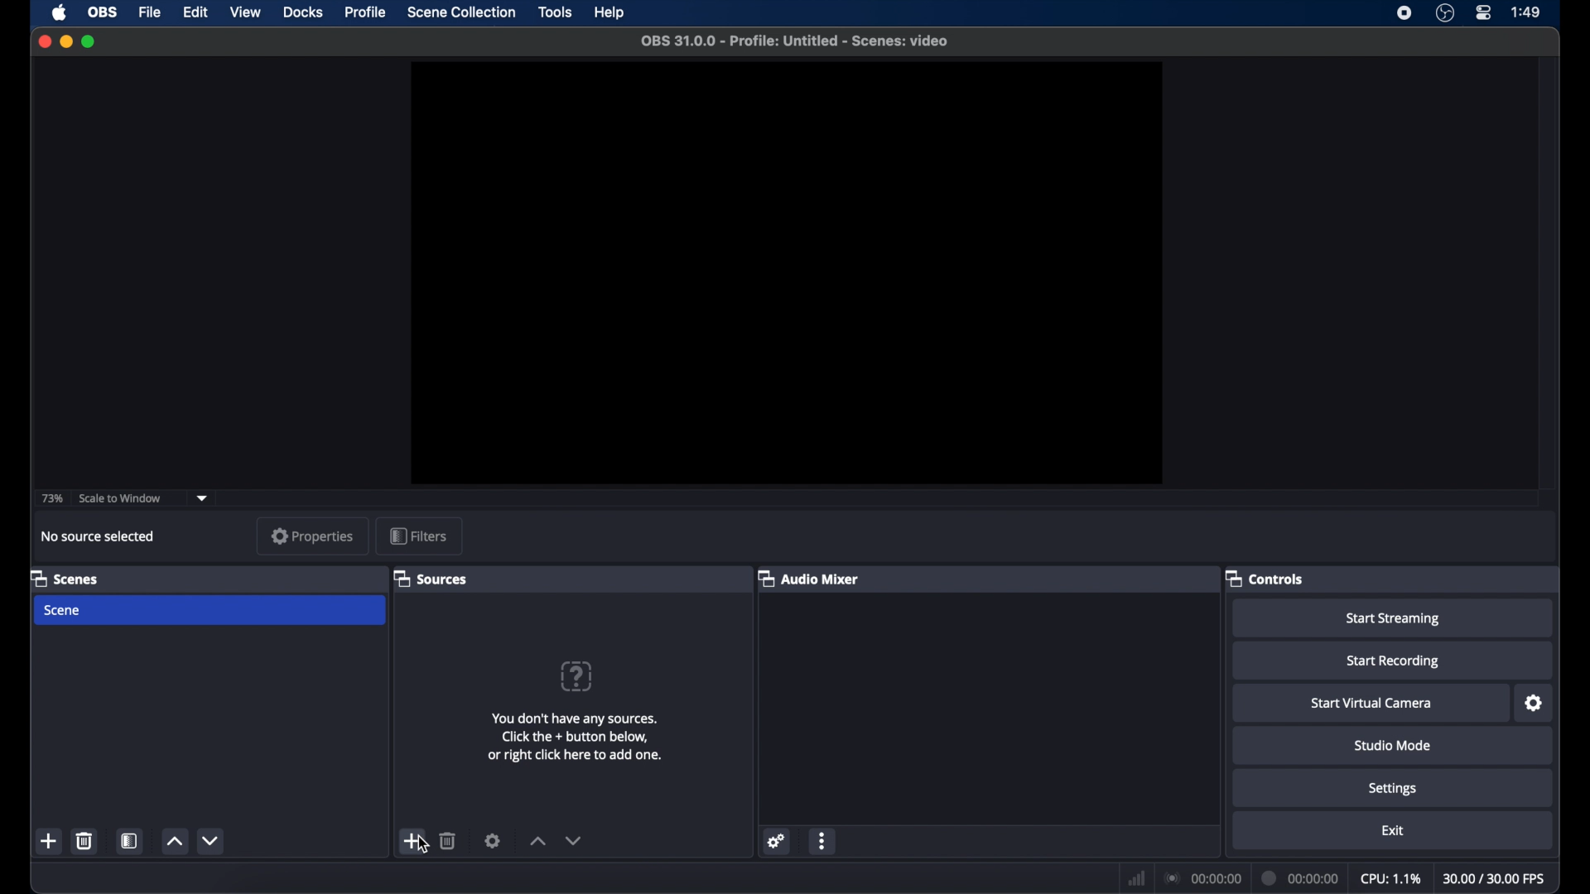 The height and width of the screenshot is (894, 1590). I want to click on scenes, so click(65, 578).